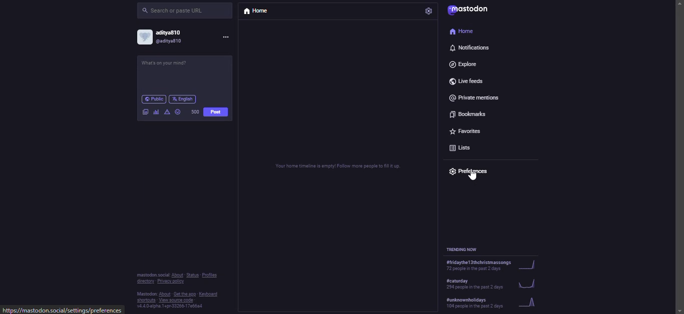 The image size is (684, 314). I want to click on search, so click(174, 10).